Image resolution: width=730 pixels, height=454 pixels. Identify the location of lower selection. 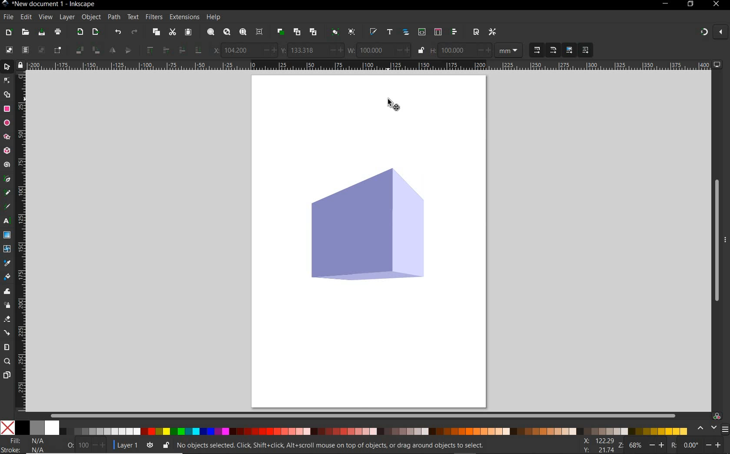
(199, 50).